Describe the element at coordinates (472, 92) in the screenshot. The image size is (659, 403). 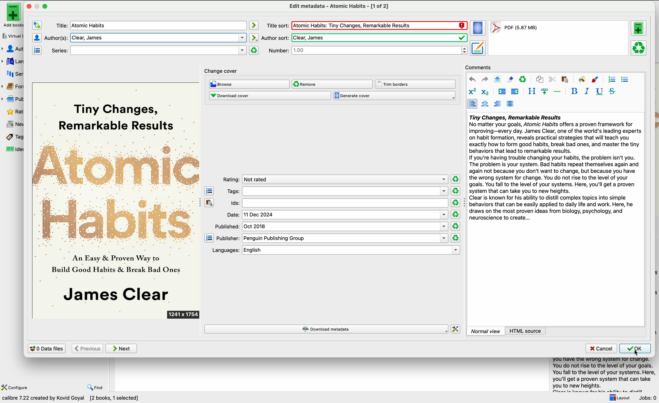
I see `superscript` at that location.